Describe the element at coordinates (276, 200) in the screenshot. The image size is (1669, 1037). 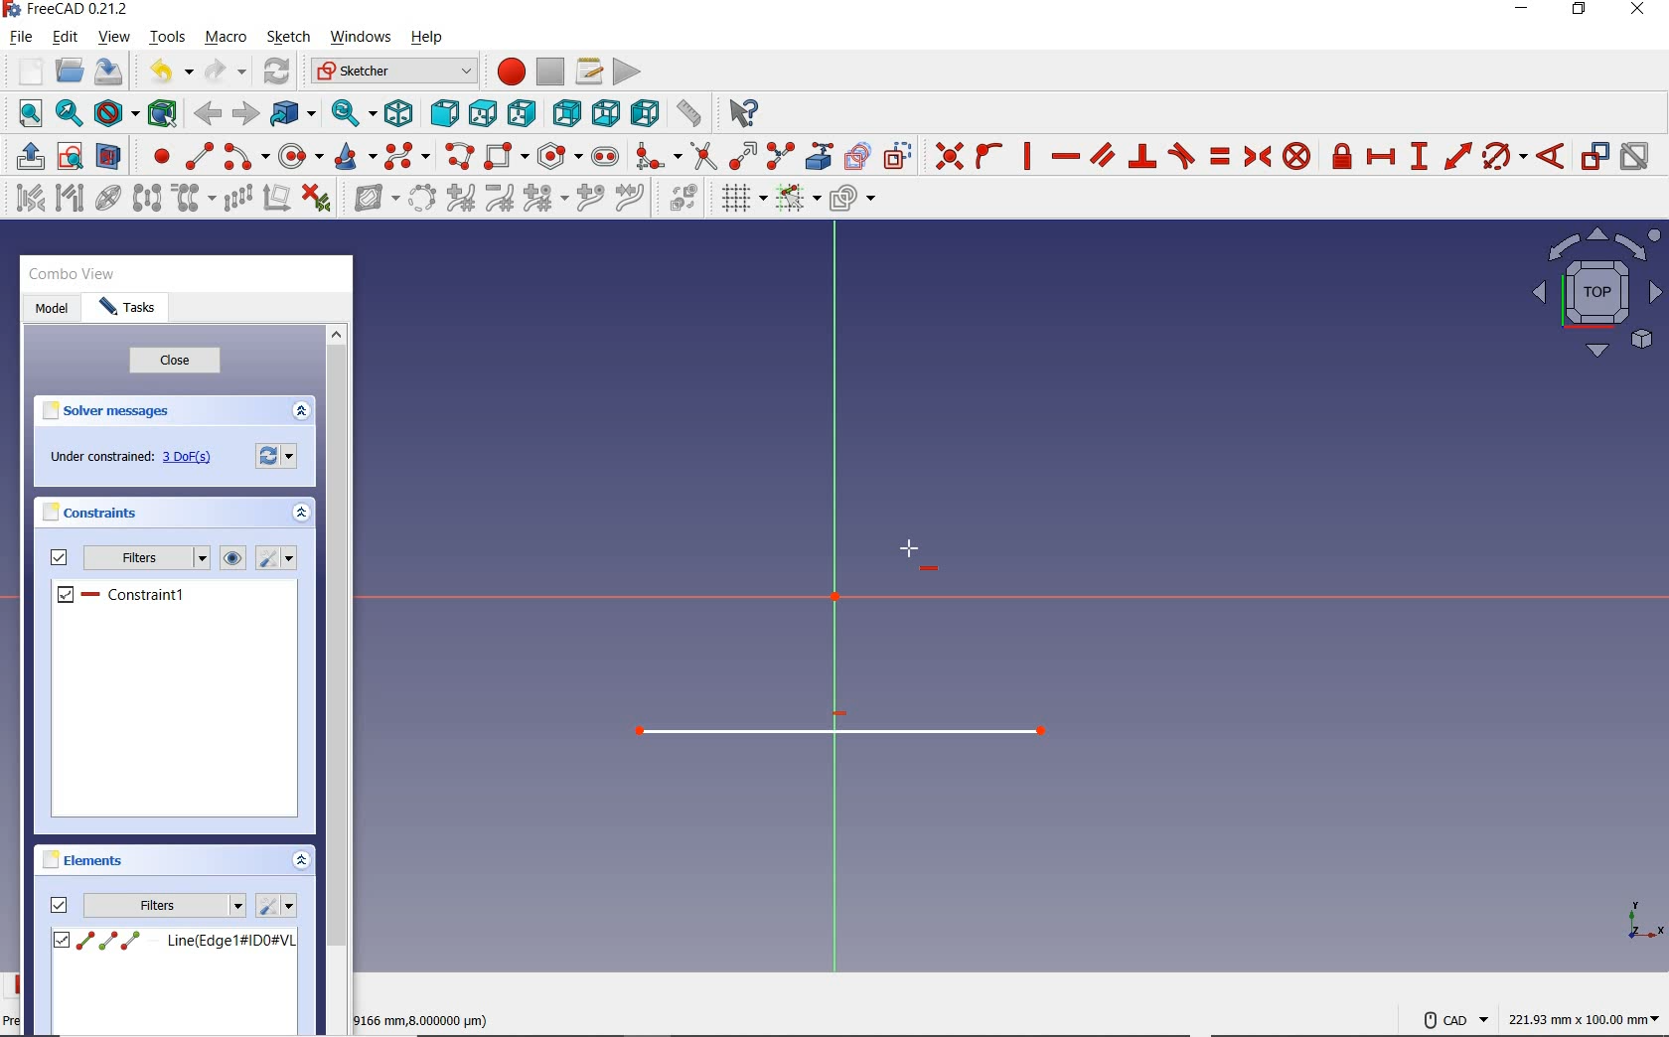
I see `SREMOVE AXES ALIGNMENT` at that location.